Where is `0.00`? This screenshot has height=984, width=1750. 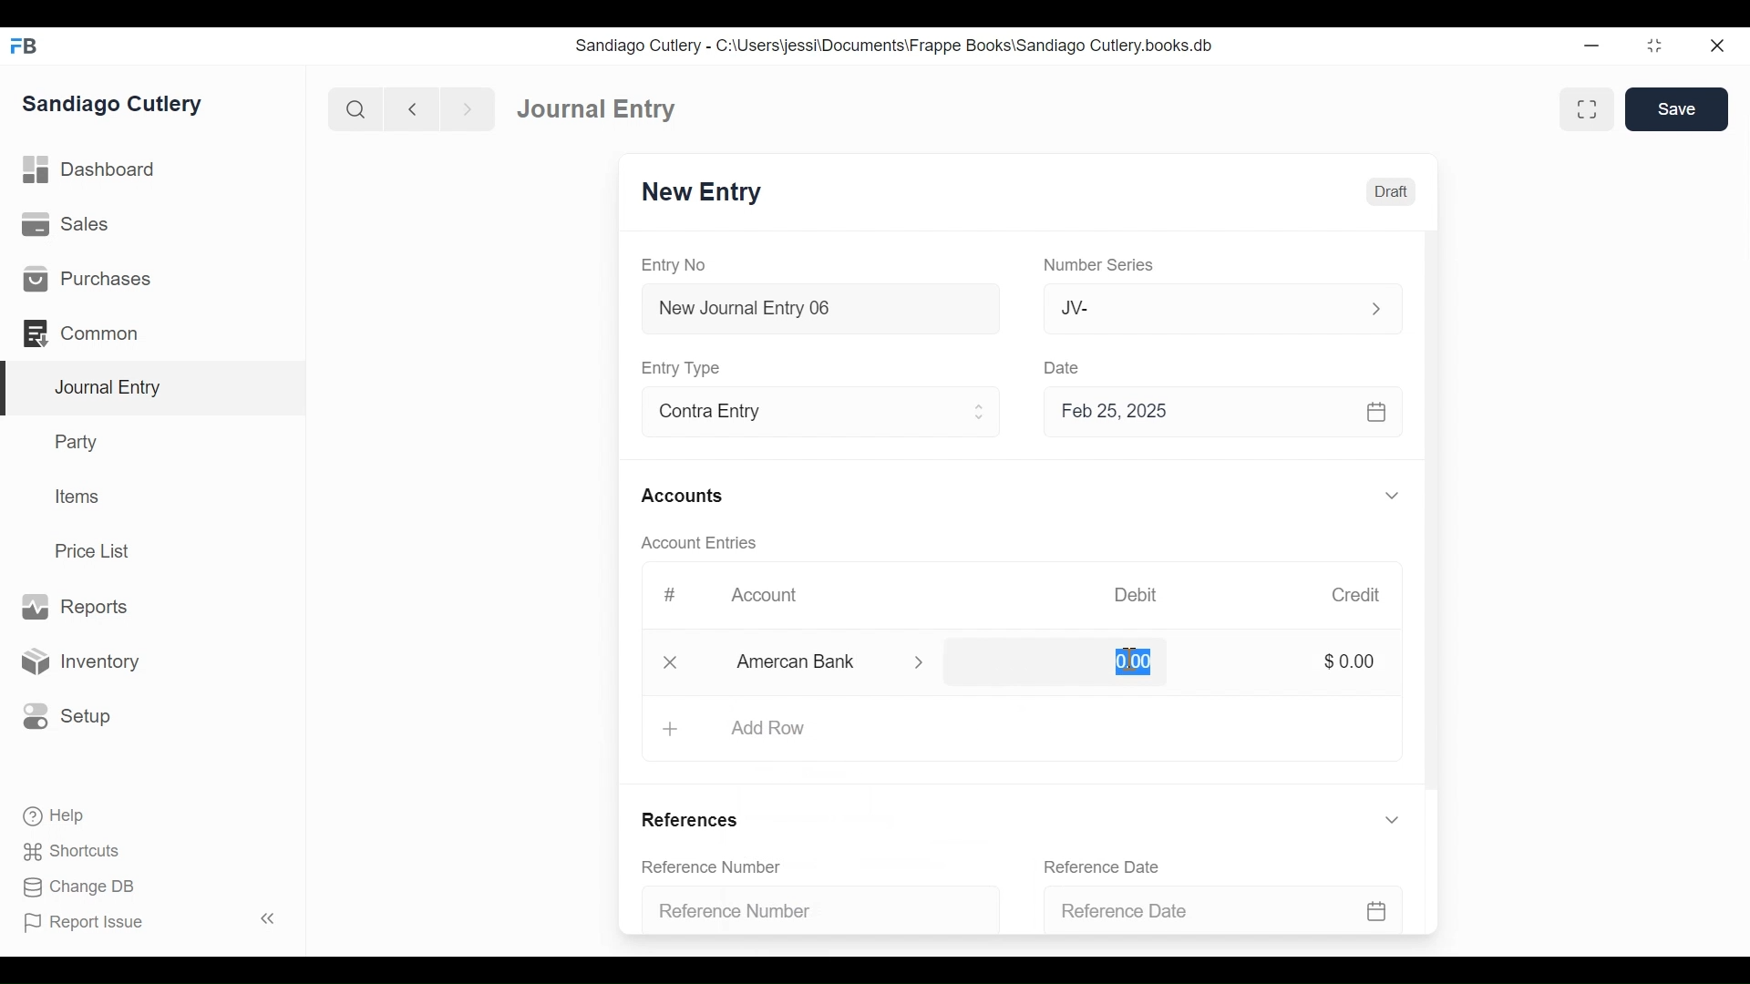 0.00 is located at coordinates (1130, 661).